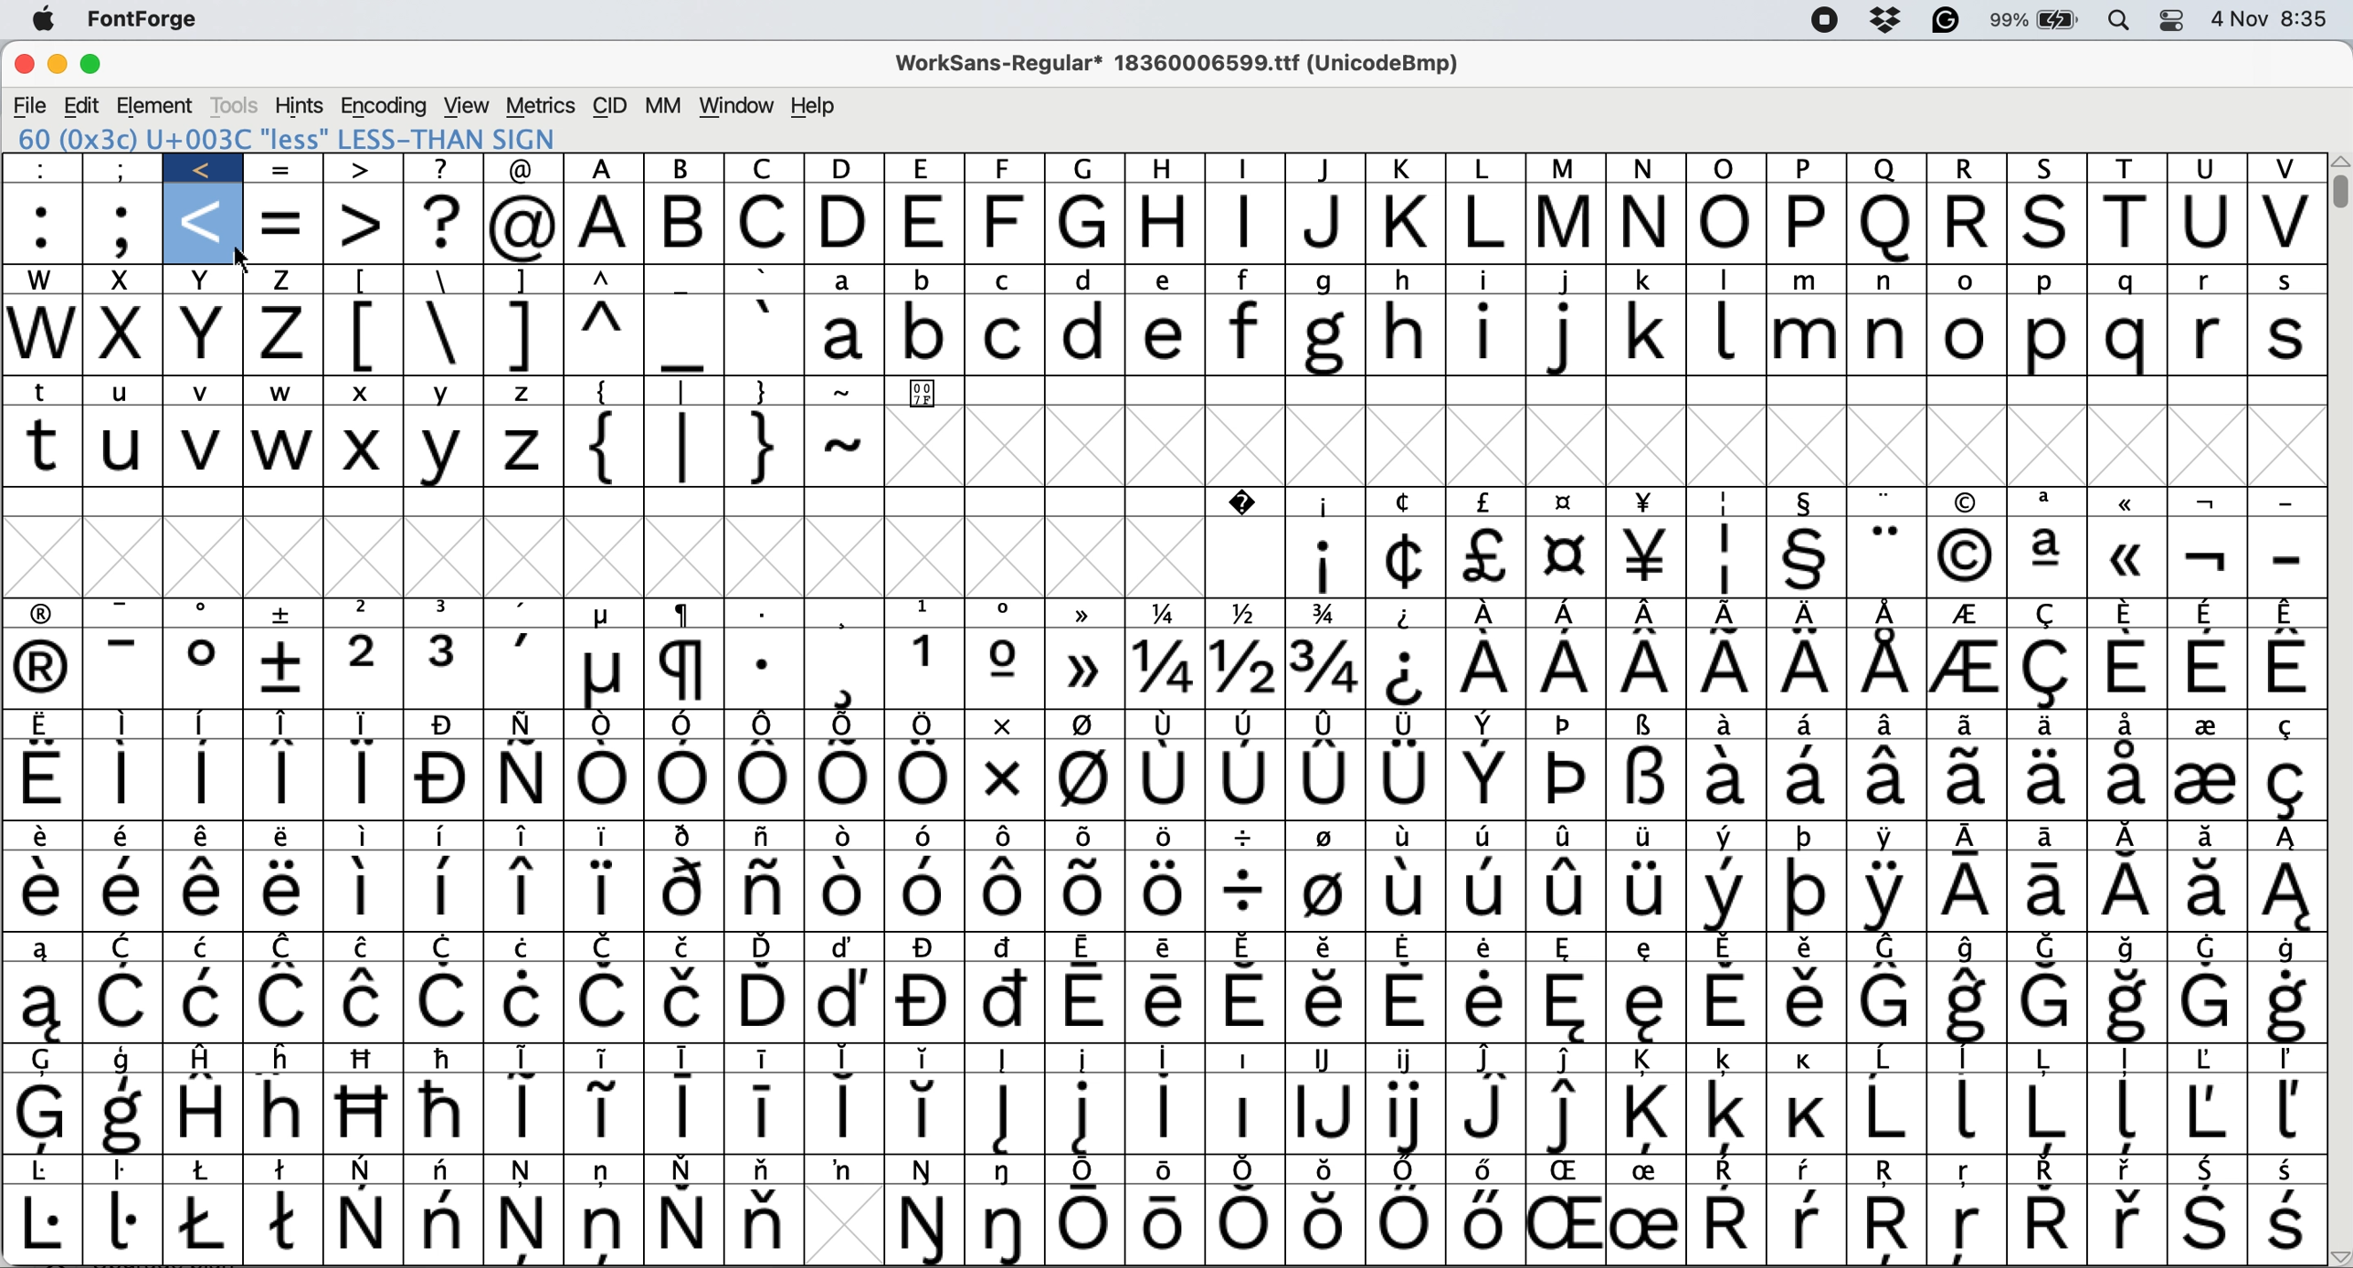  Describe the element at coordinates (1089, 780) in the screenshot. I see `Symbol` at that location.